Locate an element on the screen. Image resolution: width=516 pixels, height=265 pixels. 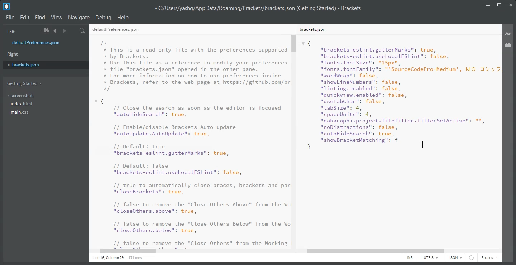
Find in files is located at coordinates (83, 31).